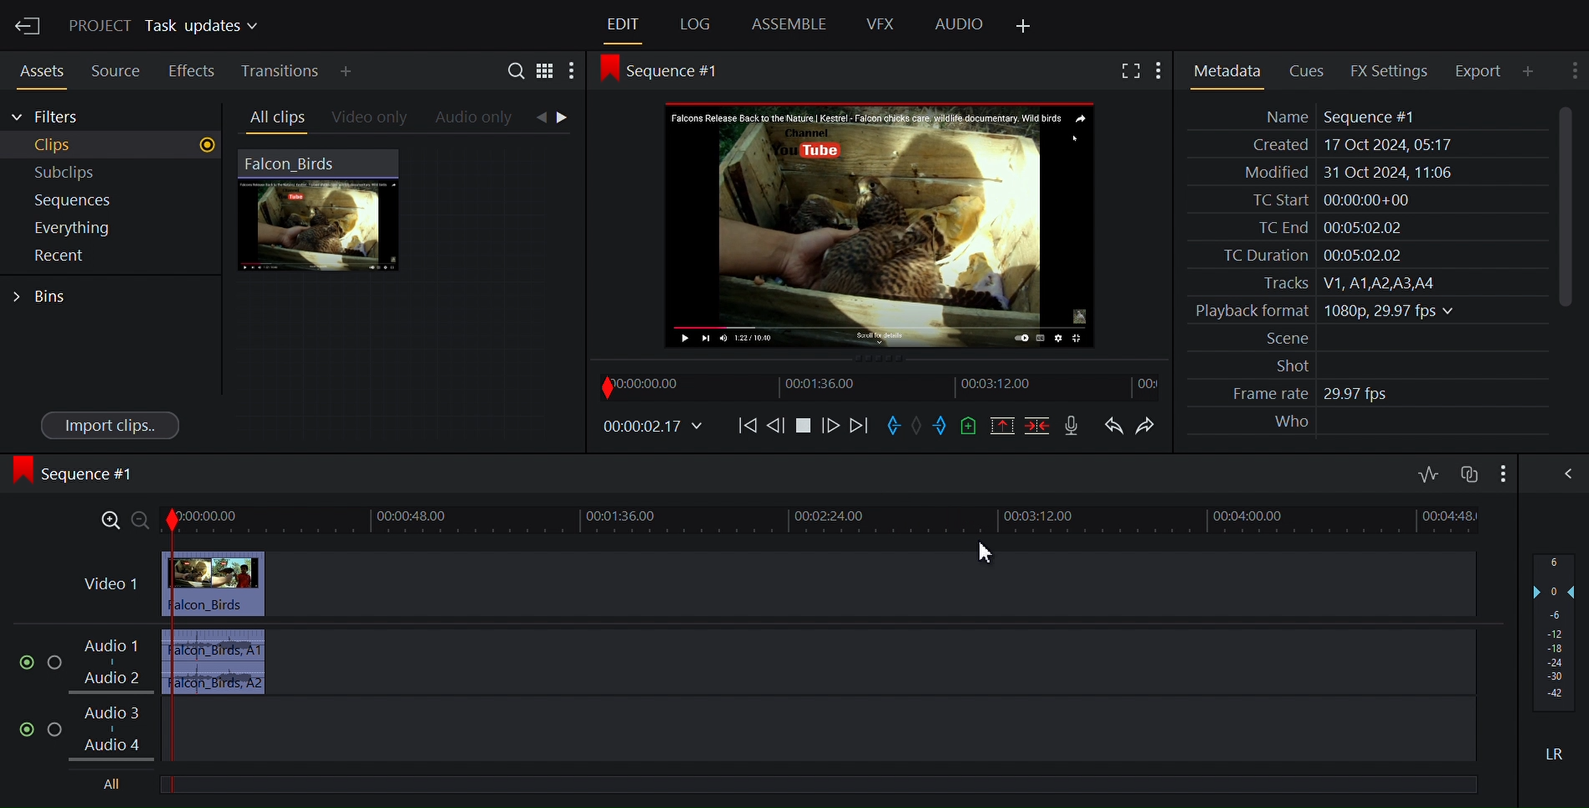  Describe the element at coordinates (1345, 145) in the screenshot. I see `Created 17 Oct 2024, 05:17` at that location.